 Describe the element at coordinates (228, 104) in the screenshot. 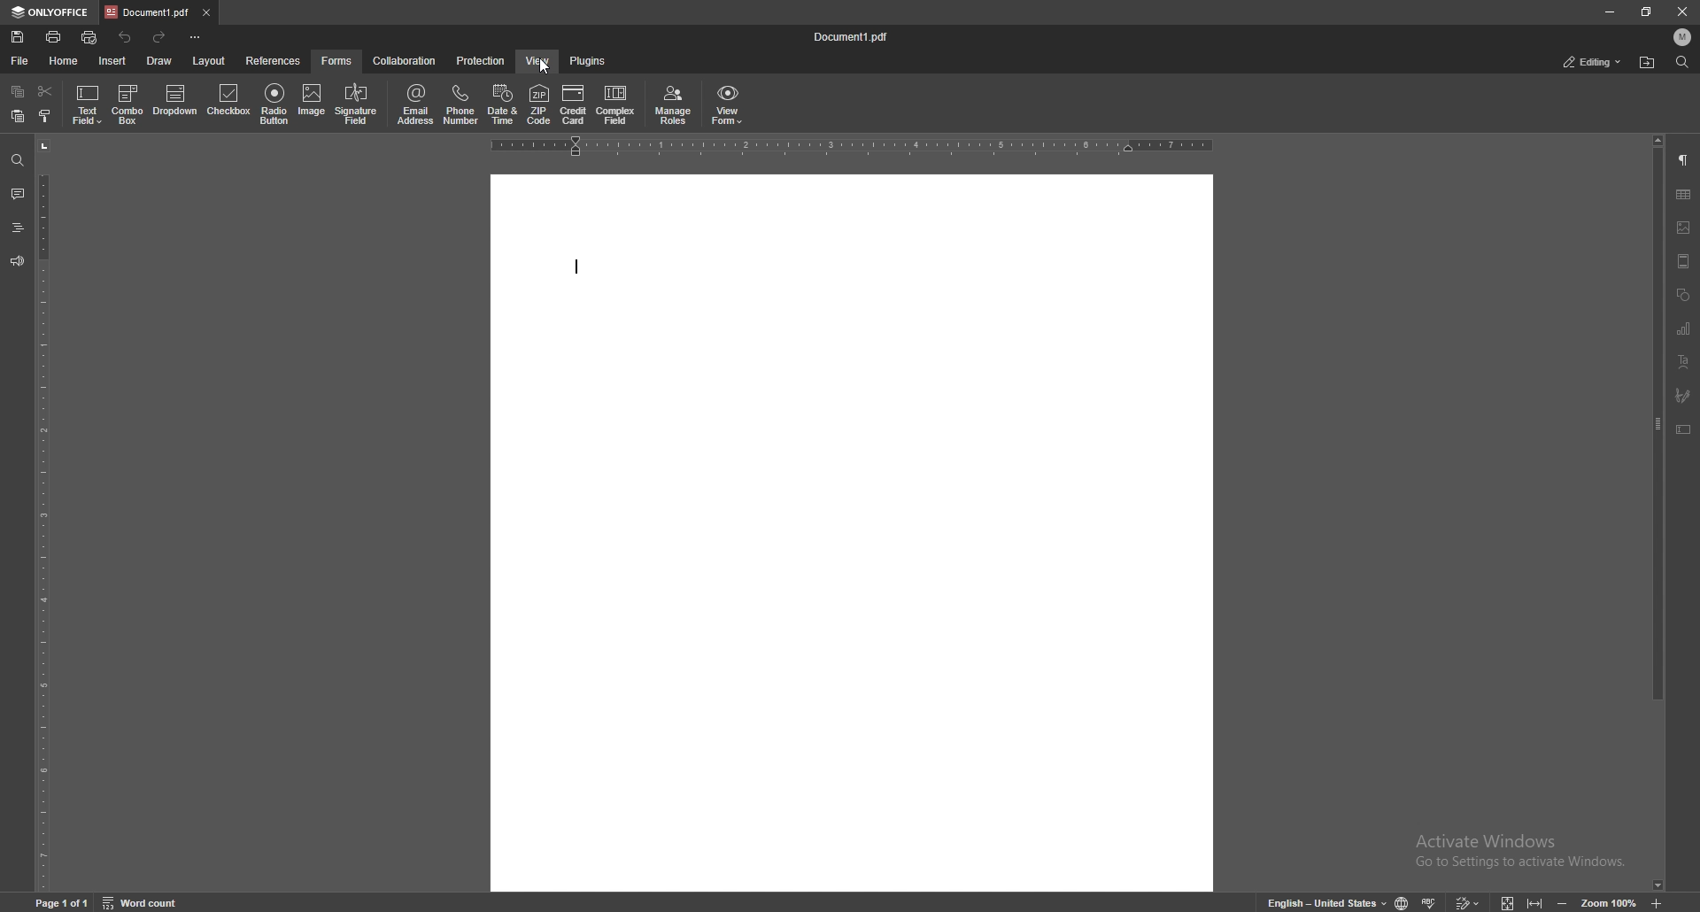

I see `checkbox` at that location.